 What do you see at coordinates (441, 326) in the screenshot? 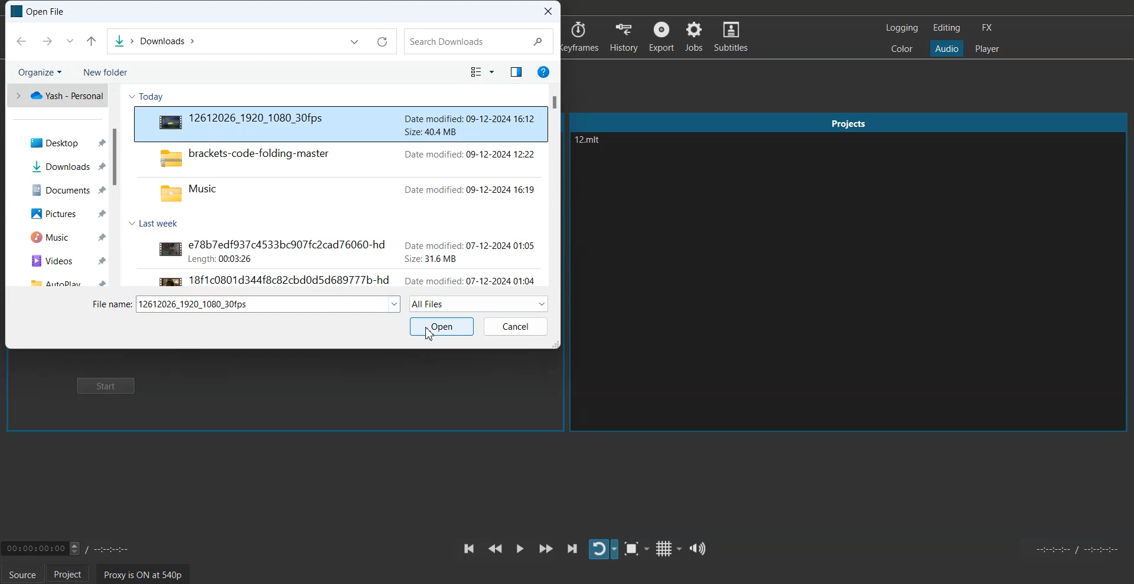
I see `Open` at bounding box center [441, 326].